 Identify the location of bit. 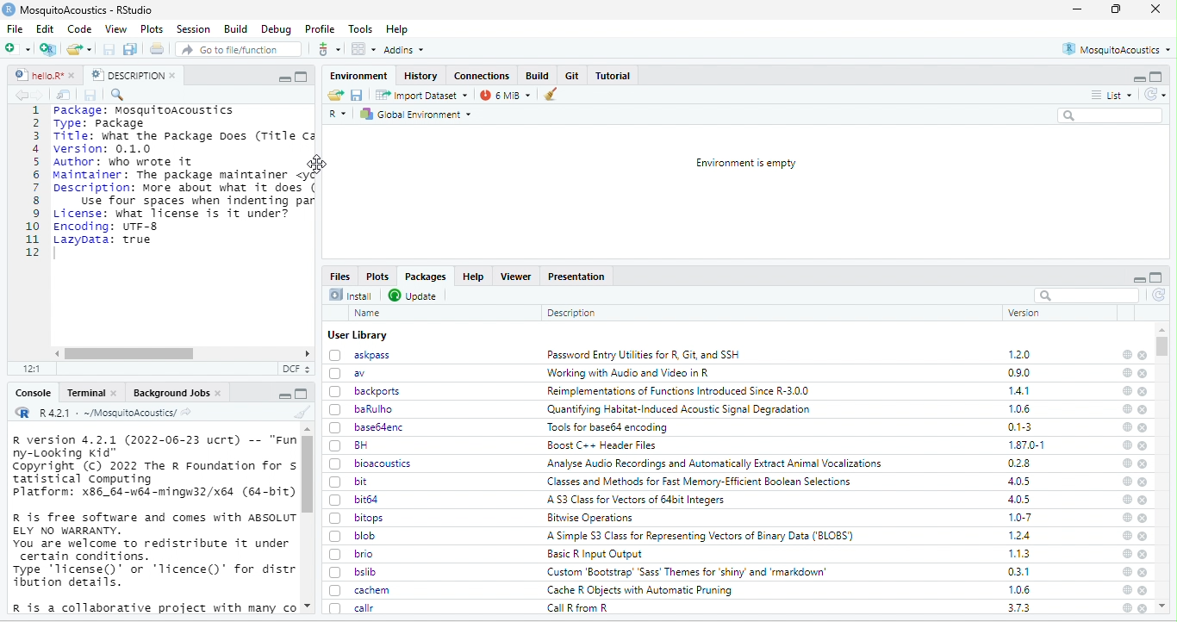
(351, 482).